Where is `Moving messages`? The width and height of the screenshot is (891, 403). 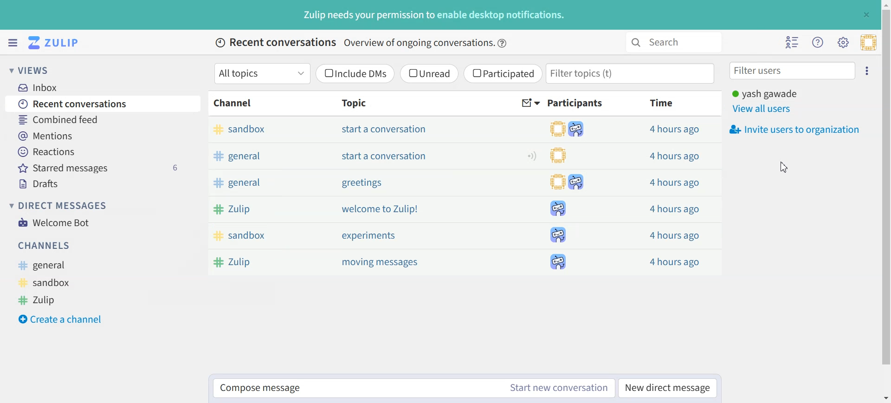 Moving messages is located at coordinates (383, 263).